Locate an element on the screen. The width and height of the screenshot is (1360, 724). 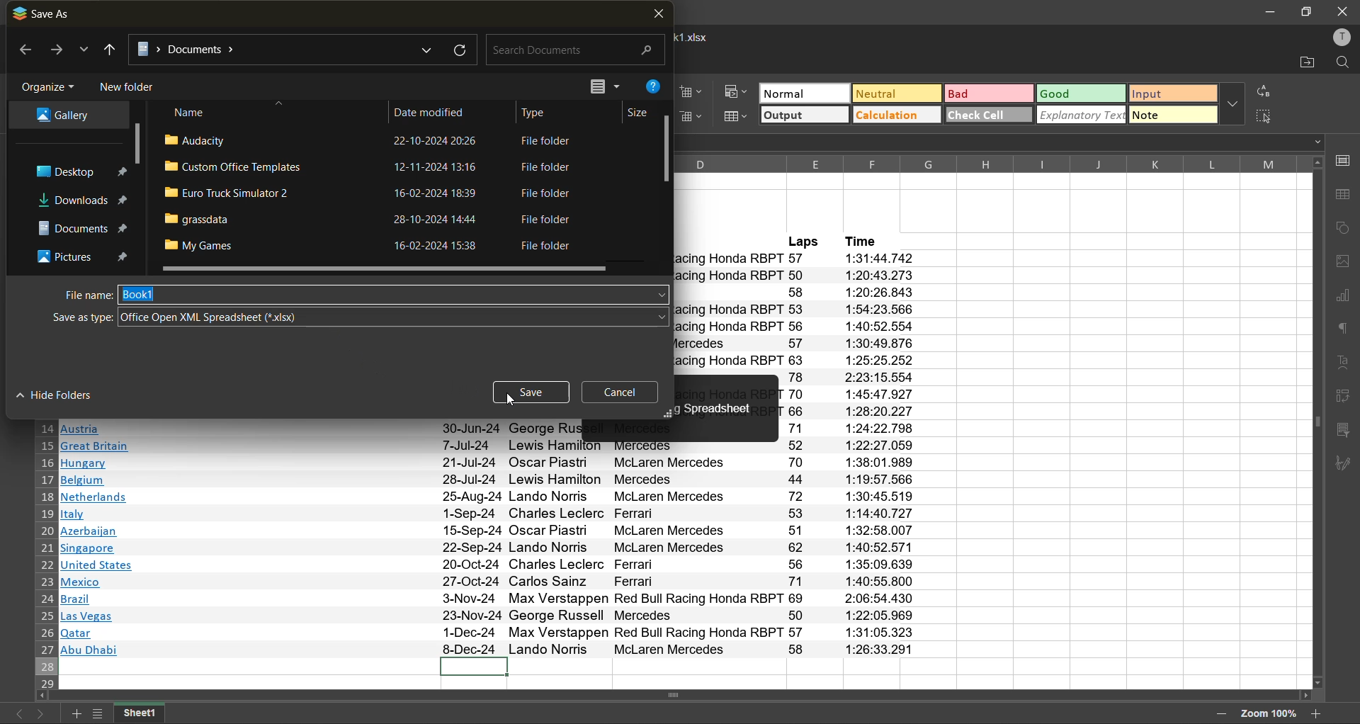
signature is located at coordinates (1347, 463).